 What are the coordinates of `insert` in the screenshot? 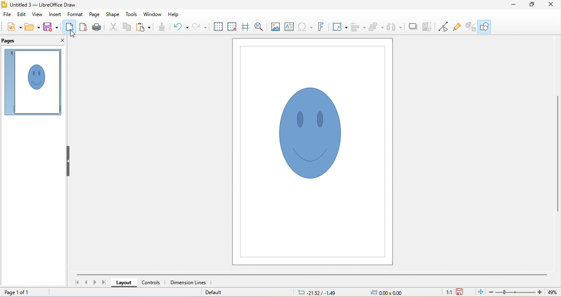 It's located at (53, 15).